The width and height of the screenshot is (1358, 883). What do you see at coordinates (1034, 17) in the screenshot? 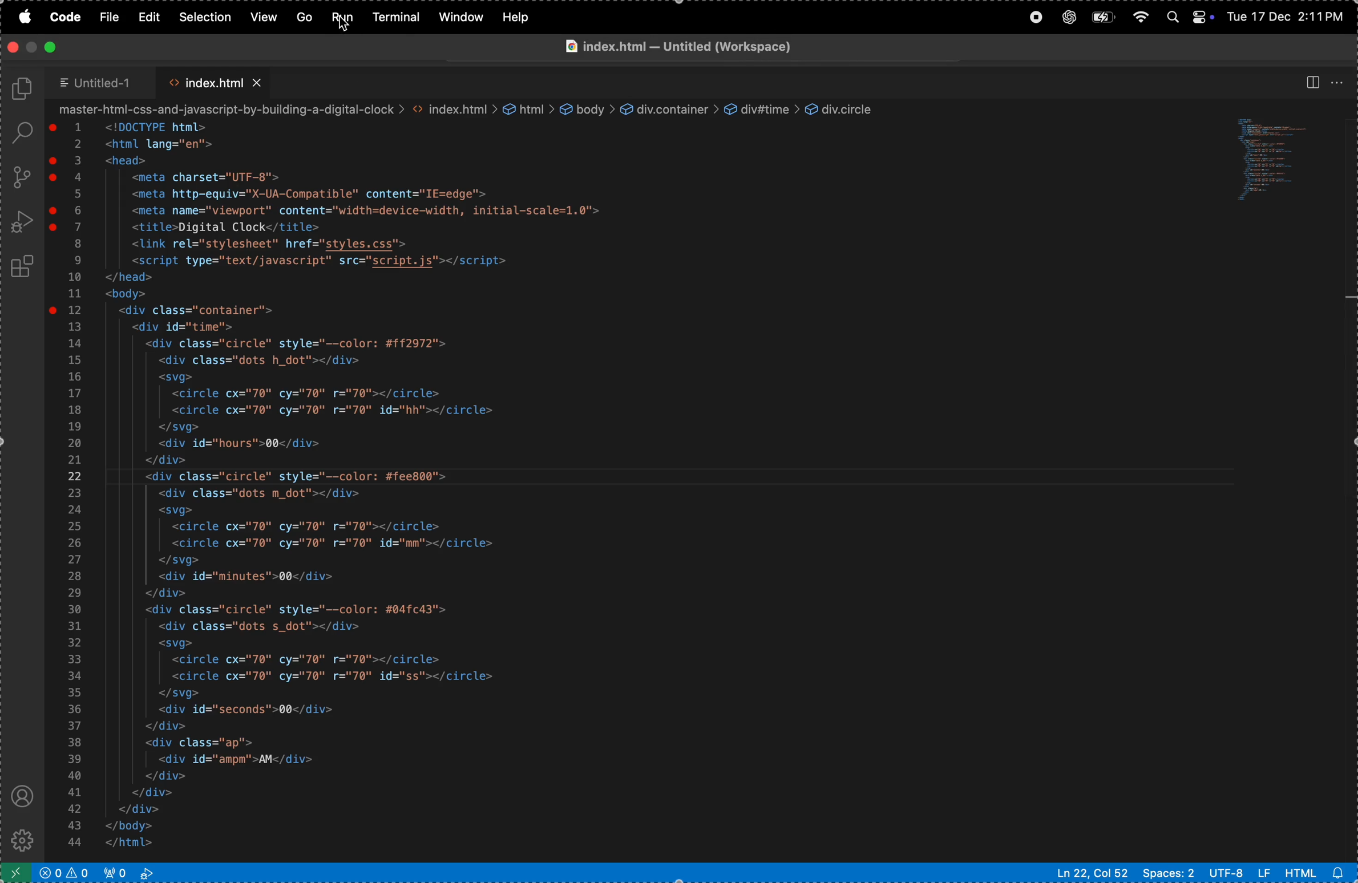
I see `record` at bounding box center [1034, 17].